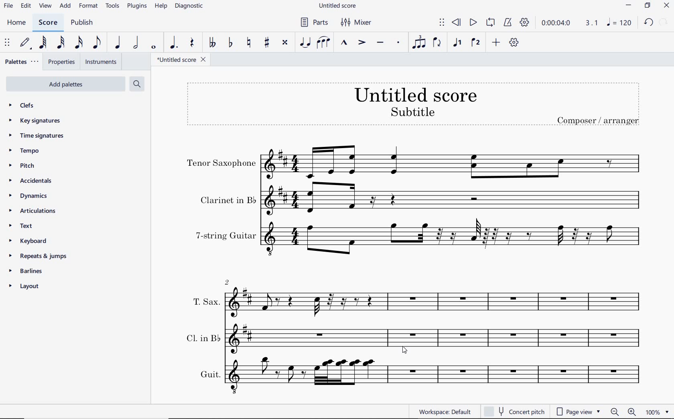 The image size is (674, 419). Describe the element at coordinates (513, 42) in the screenshot. I see `CUSTOMIZE TOOLBAR` at that location.